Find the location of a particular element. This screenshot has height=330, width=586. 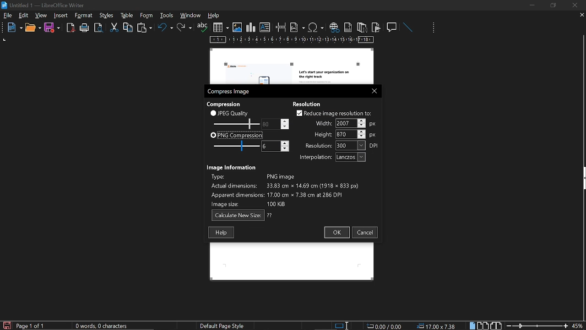

book view is located at coordinates (495, 325).